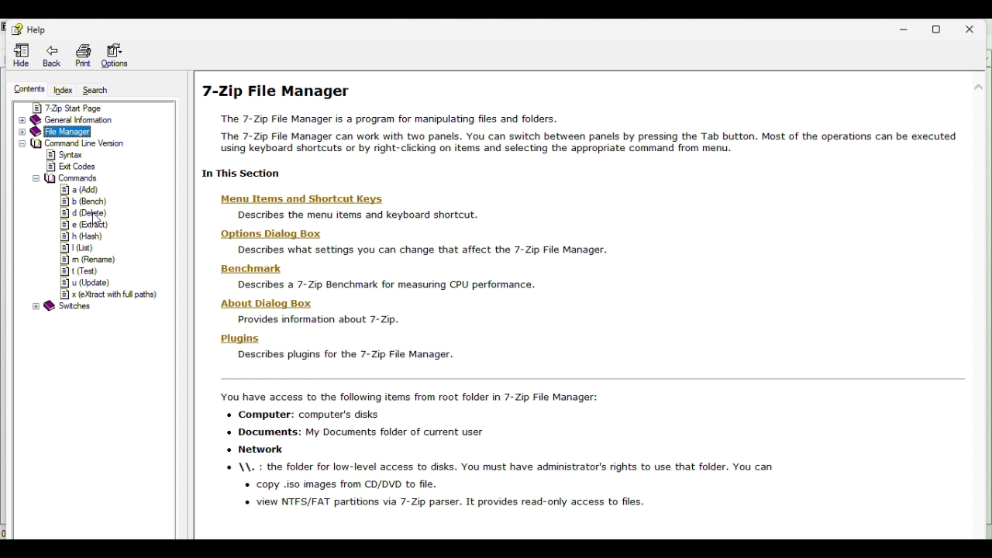 Image resolution: width=992 pixels, height=558 pixels. Describe the element at coordinates (81, 270) in the screenshot. I see `t` at that location.